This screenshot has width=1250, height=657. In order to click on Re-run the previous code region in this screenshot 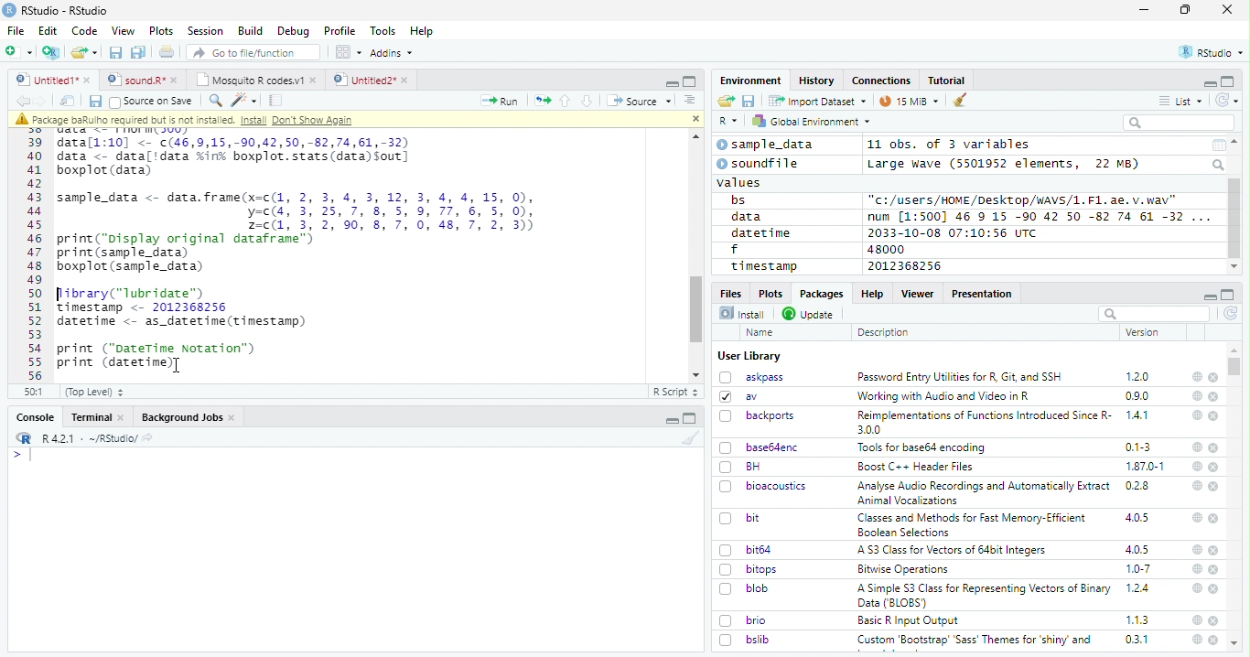, I will do `click(541, 102)`.